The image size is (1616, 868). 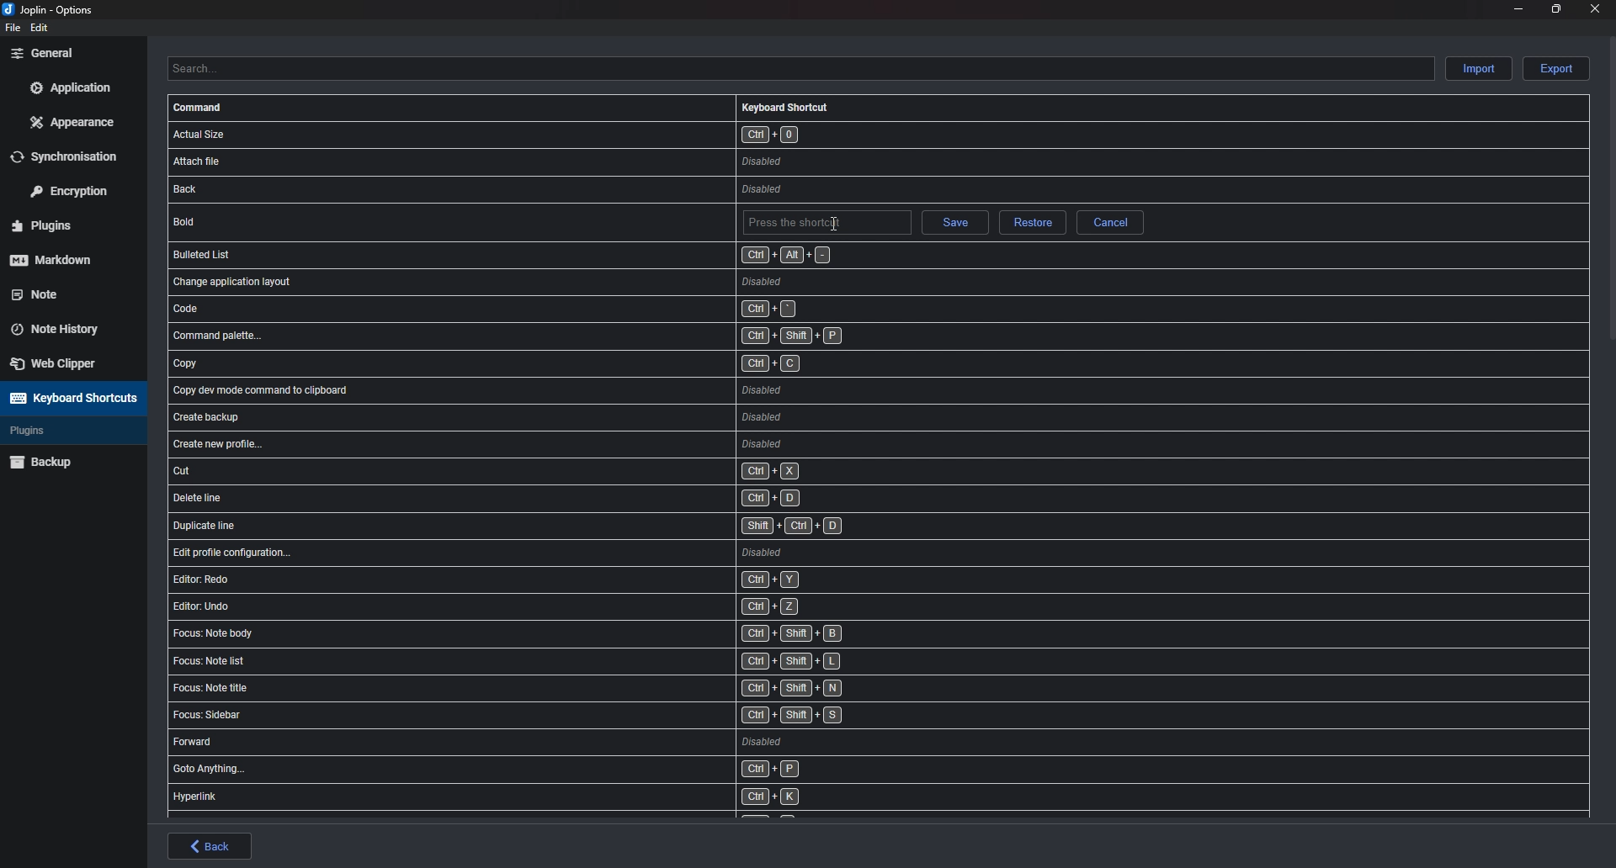 What do you see at coordinates (545, 797) in the screenshot?
I see `shortcut` at bounding box center [545, 797].